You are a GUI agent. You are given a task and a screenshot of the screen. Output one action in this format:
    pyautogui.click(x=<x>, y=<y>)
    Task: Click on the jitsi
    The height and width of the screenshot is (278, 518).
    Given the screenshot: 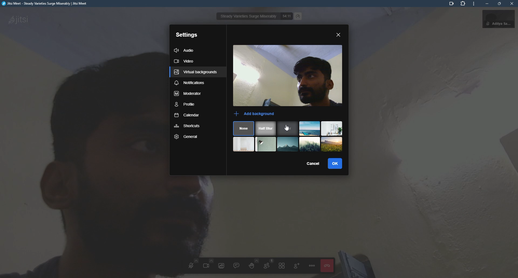 What is the action you would take?
    pyautogui.click(x=18, y=19)
    